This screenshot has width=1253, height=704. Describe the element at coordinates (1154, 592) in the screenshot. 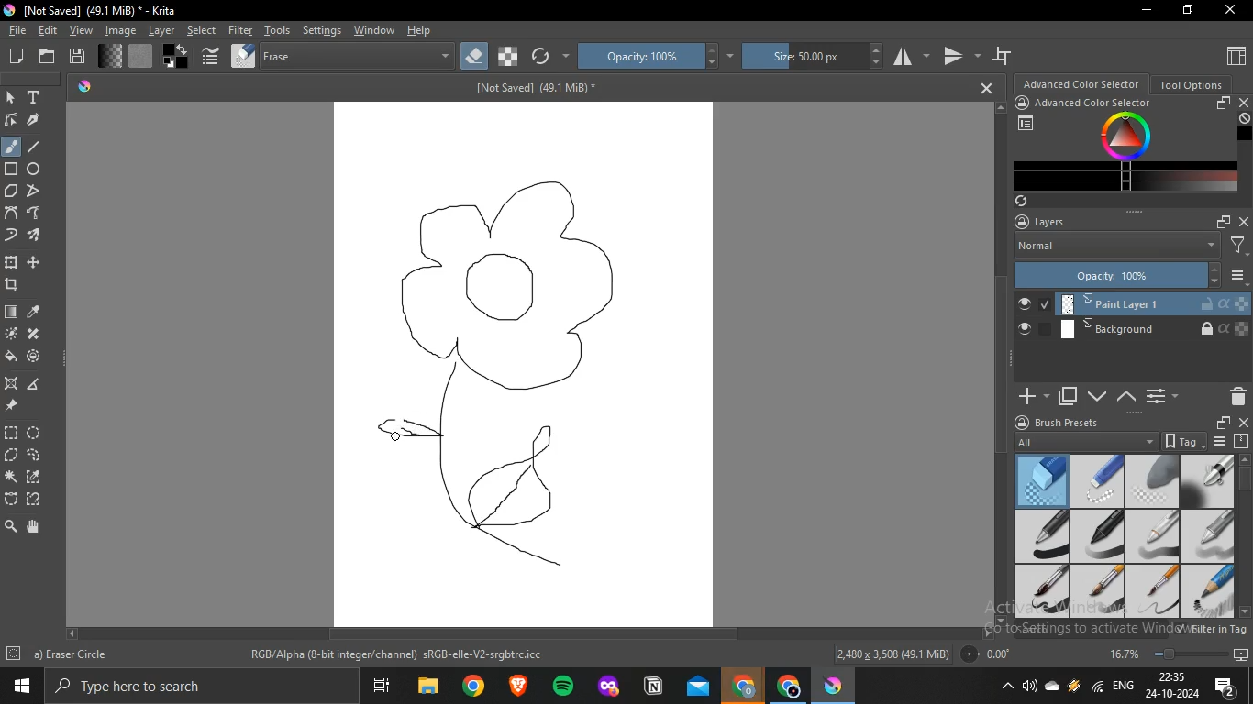

I see `basic 6 details` at that location.